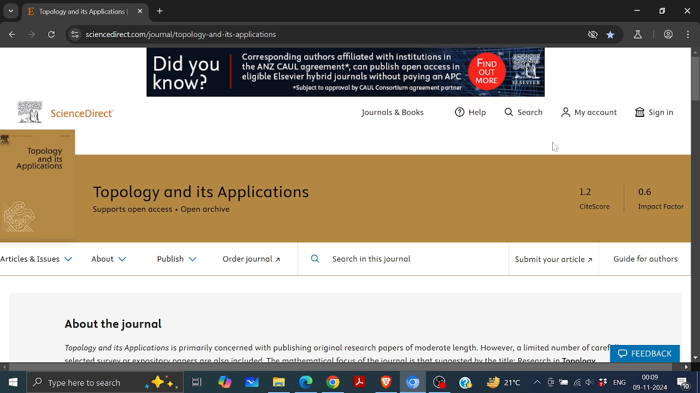  What do you see at coordinates (363, 260) in the screenshot?
I see `search in this journal` at bounding box center [363, 260].